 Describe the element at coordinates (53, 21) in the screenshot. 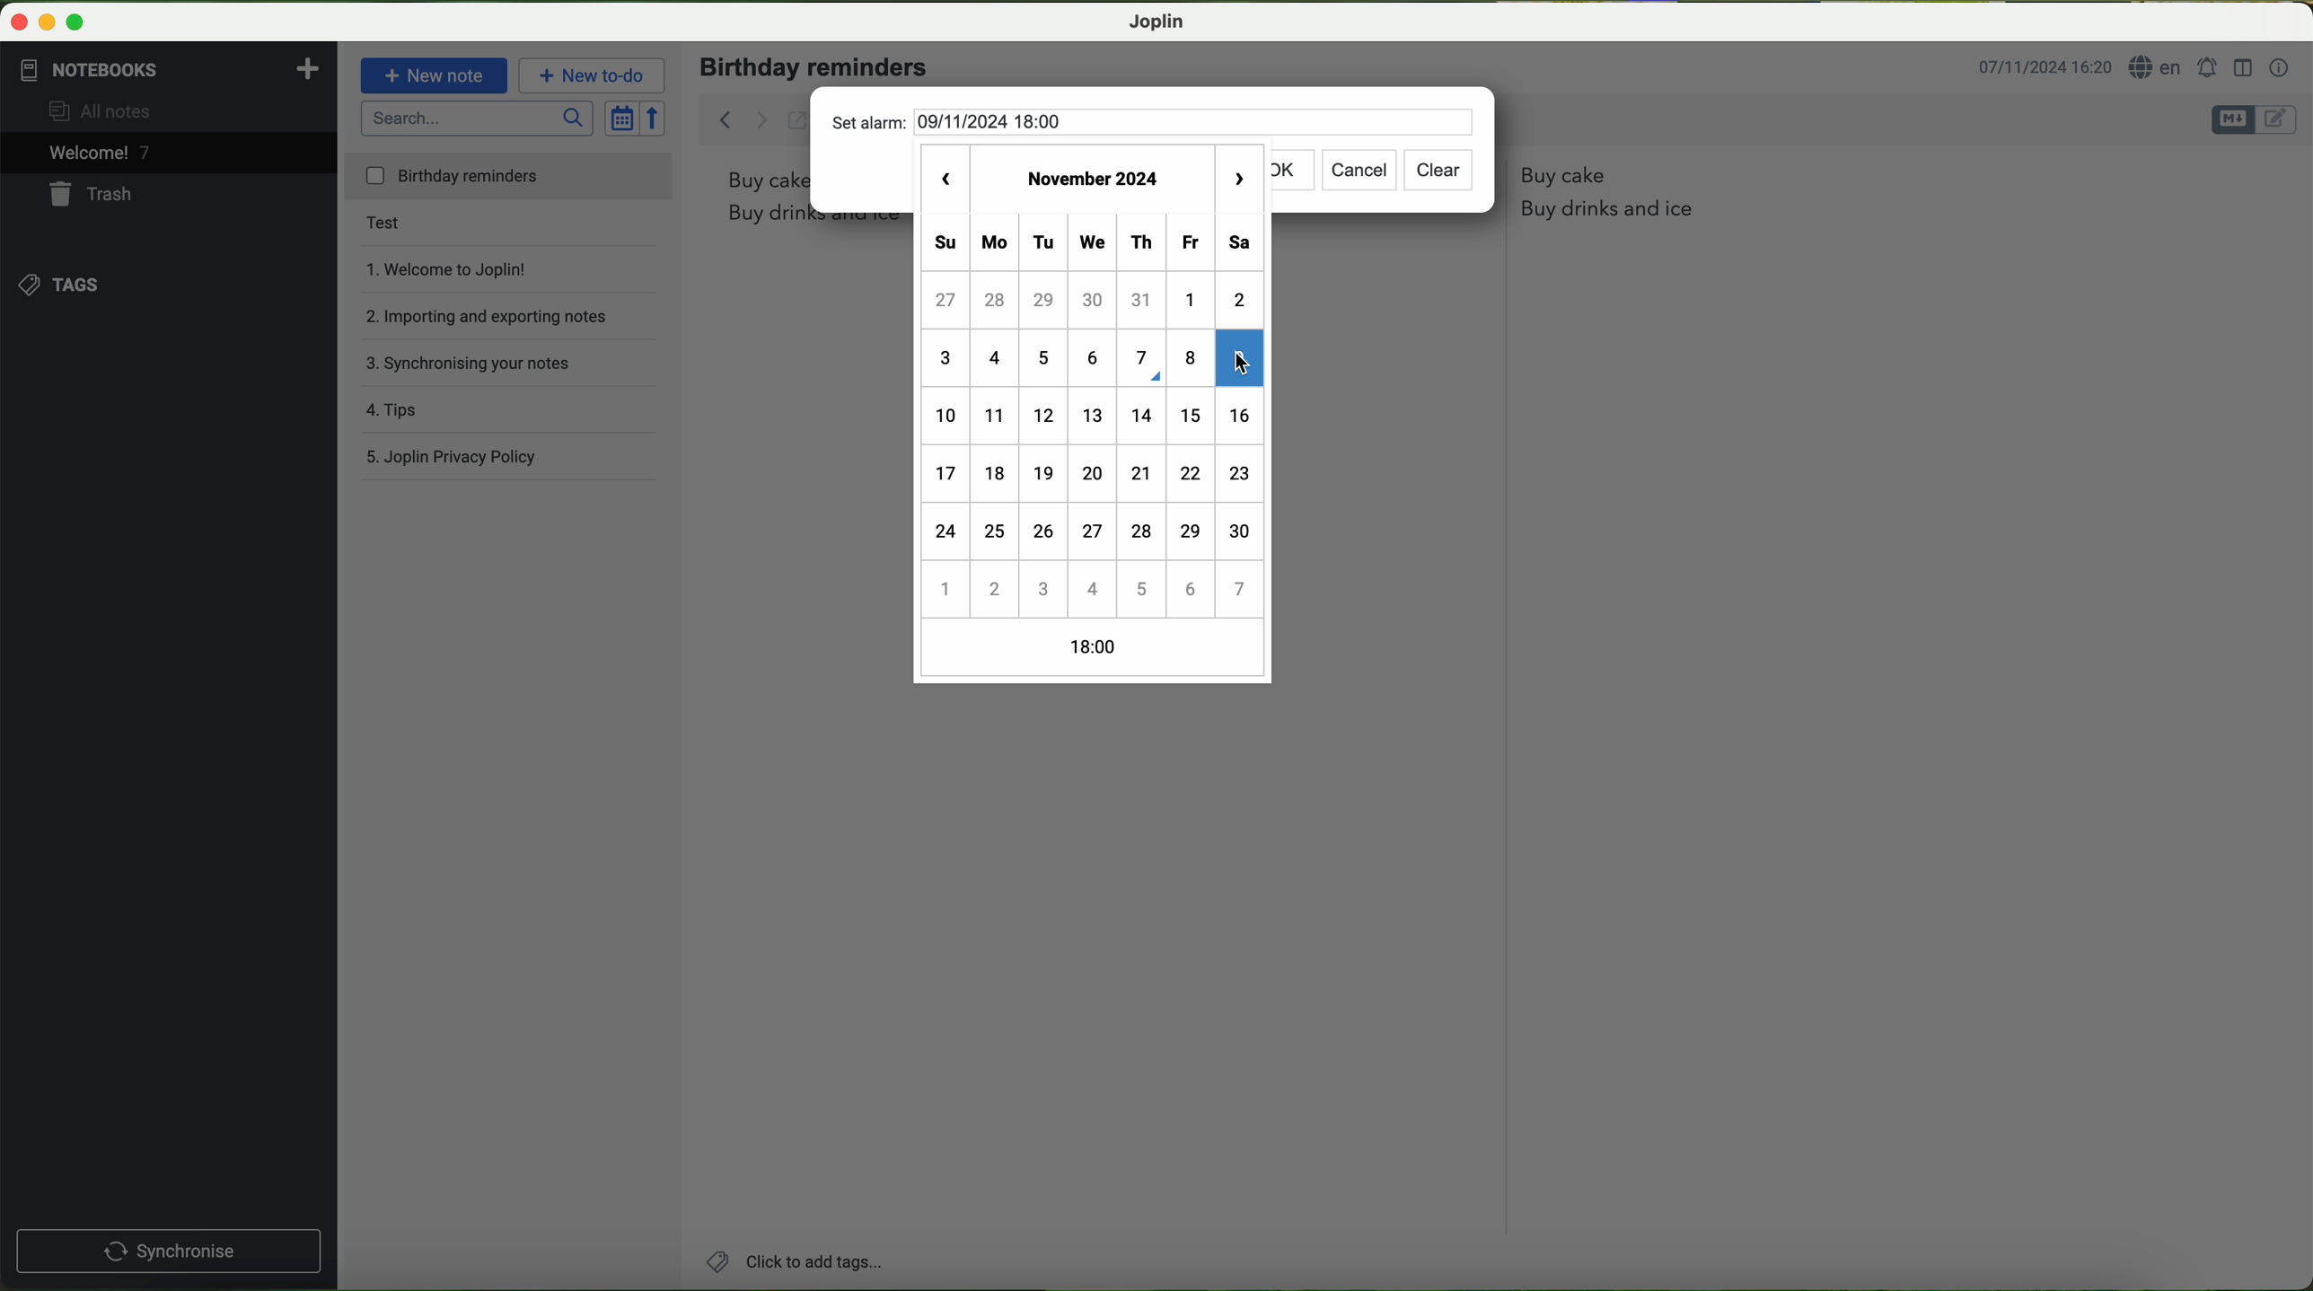

I see `screen buttons` at that location.